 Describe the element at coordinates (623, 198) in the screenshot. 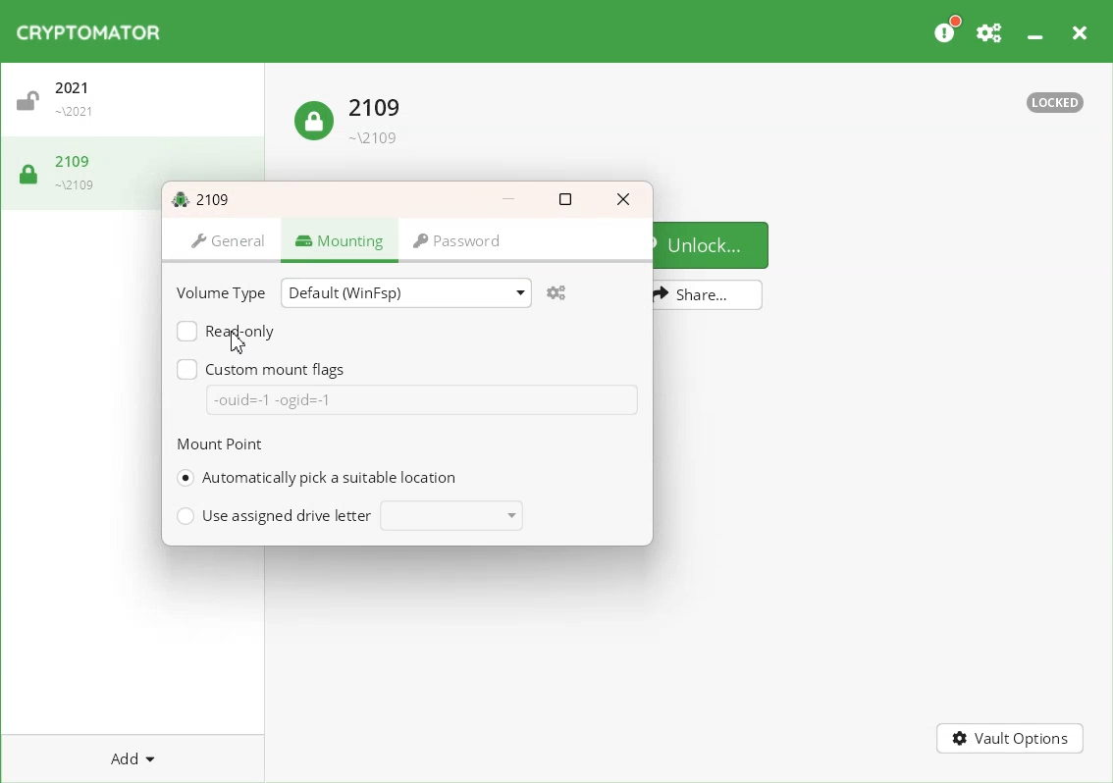

I see `Close` at that location.